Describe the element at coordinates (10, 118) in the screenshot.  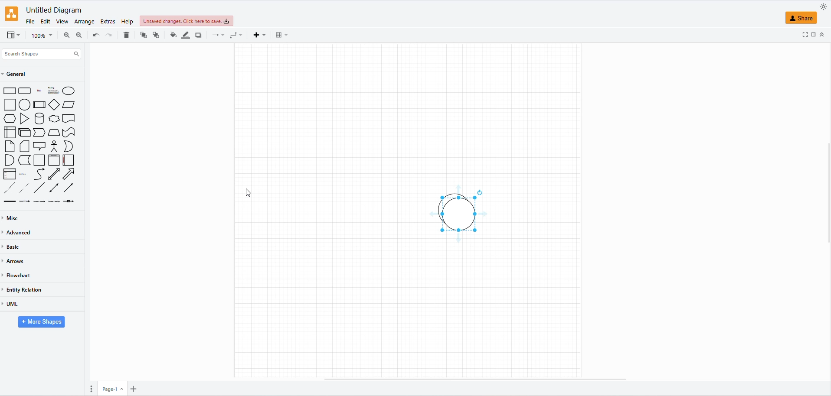
I see `HEXAGON` at that location.